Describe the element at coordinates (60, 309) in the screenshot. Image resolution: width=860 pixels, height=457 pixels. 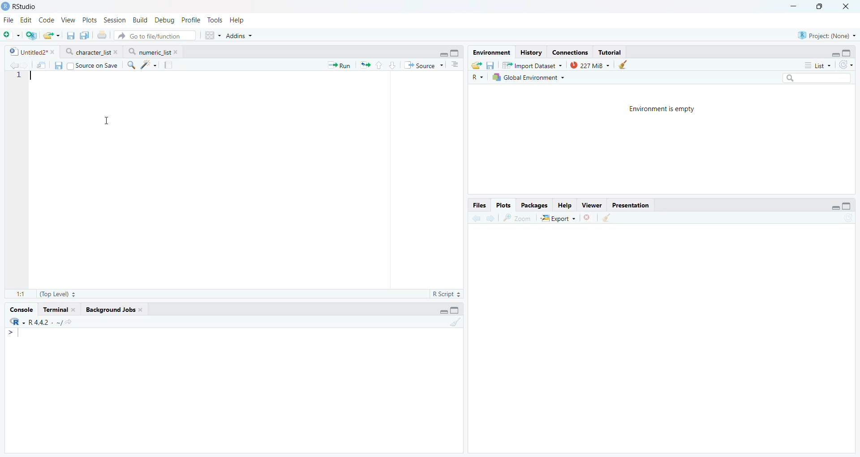
I see `Terminal` at that location.